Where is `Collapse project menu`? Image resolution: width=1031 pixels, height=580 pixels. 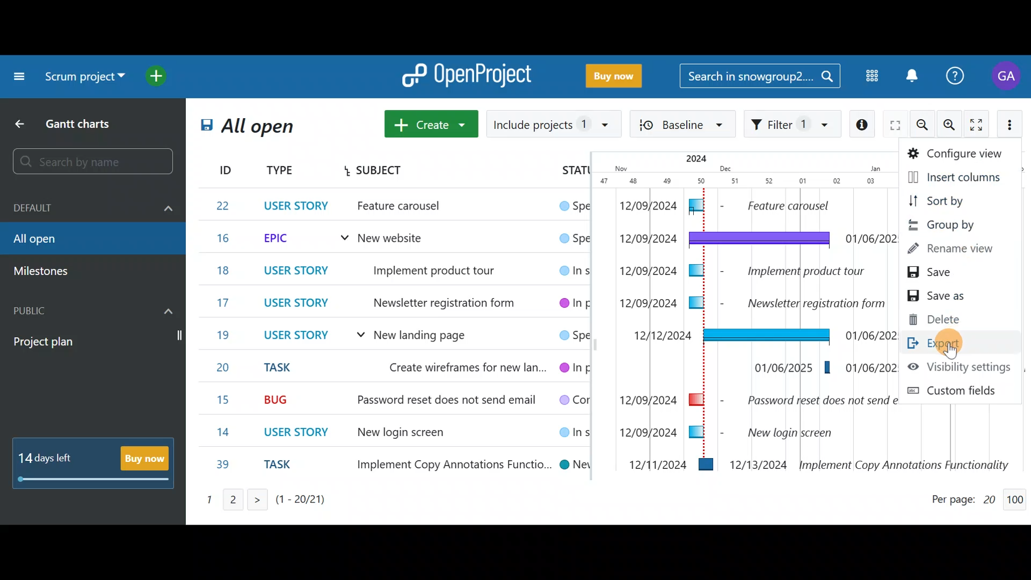 Collapse project menu is located at coordinates (19, 78).